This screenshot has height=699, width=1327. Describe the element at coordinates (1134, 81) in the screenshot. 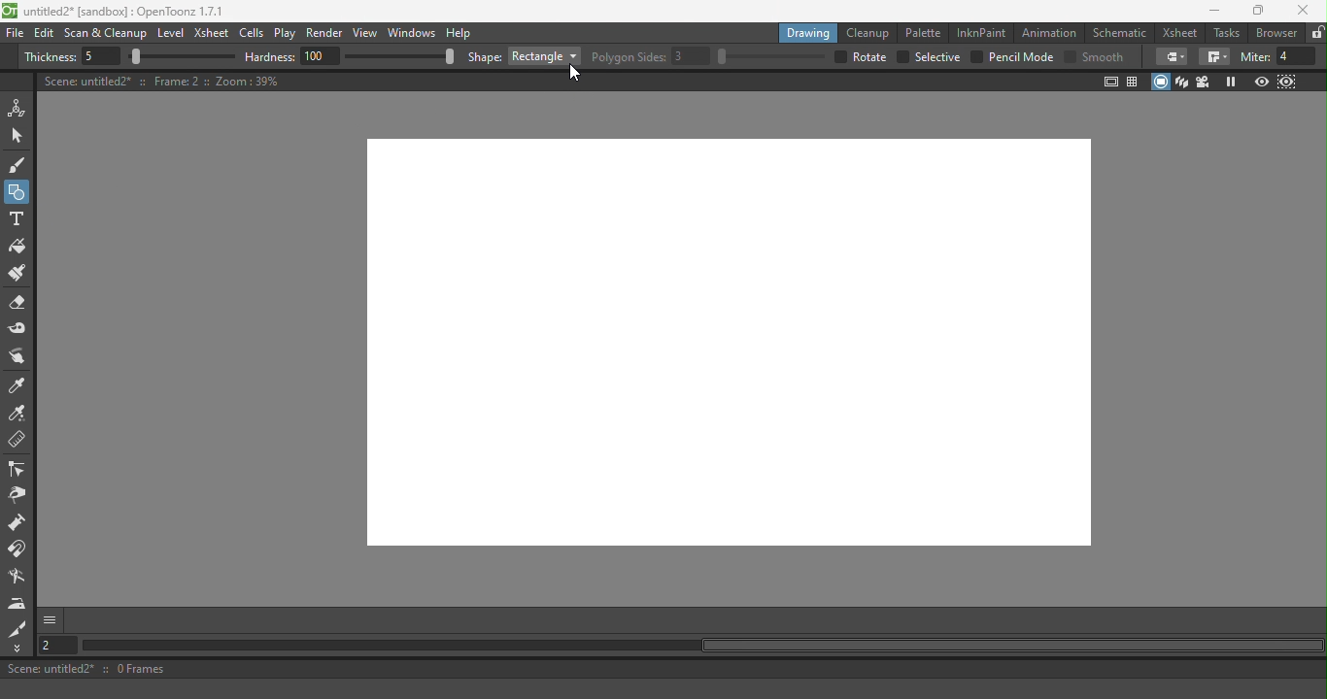

I see `Field guide` at that location.